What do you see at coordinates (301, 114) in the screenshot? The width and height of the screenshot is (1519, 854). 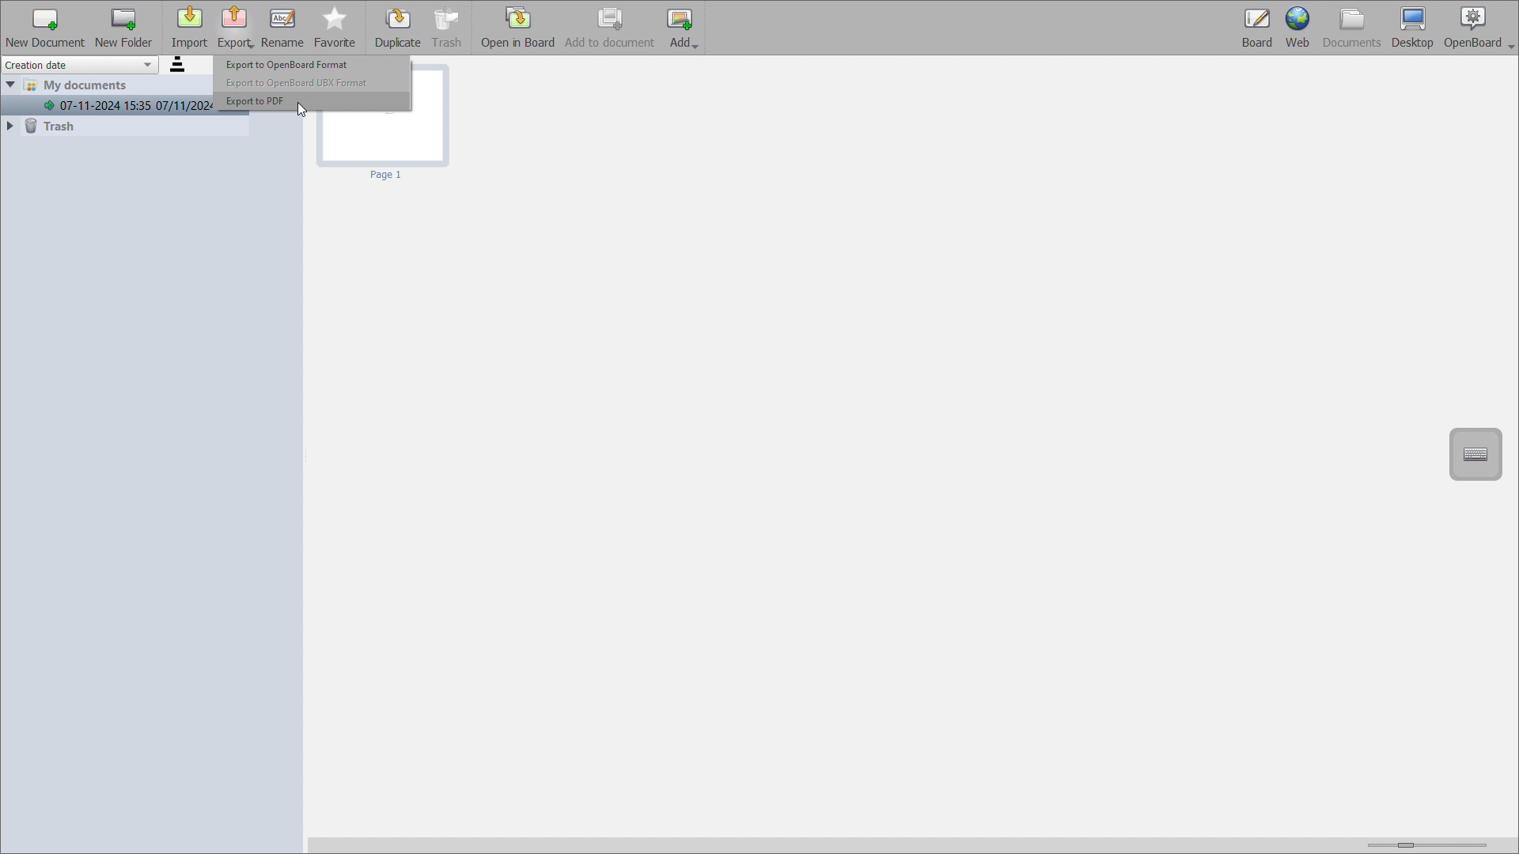 I see `Pointer` at bounding box center [301, 114].